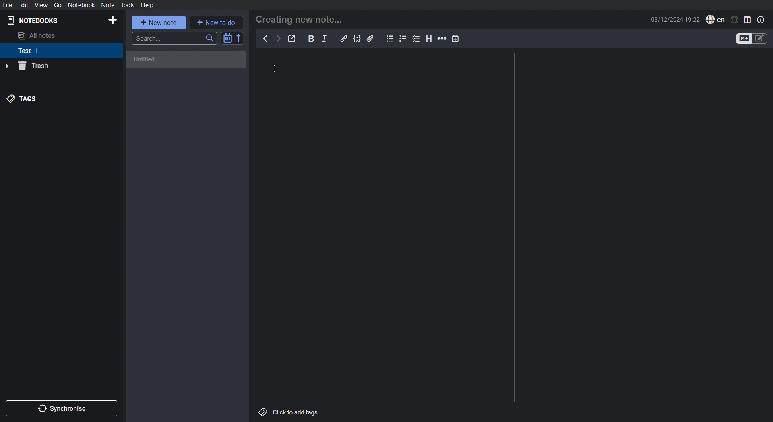 The width and height of the screenshot is (773, 422). Describe the element at coordinates (186, 60) in the screenshot. I see `Untitled` at that location.